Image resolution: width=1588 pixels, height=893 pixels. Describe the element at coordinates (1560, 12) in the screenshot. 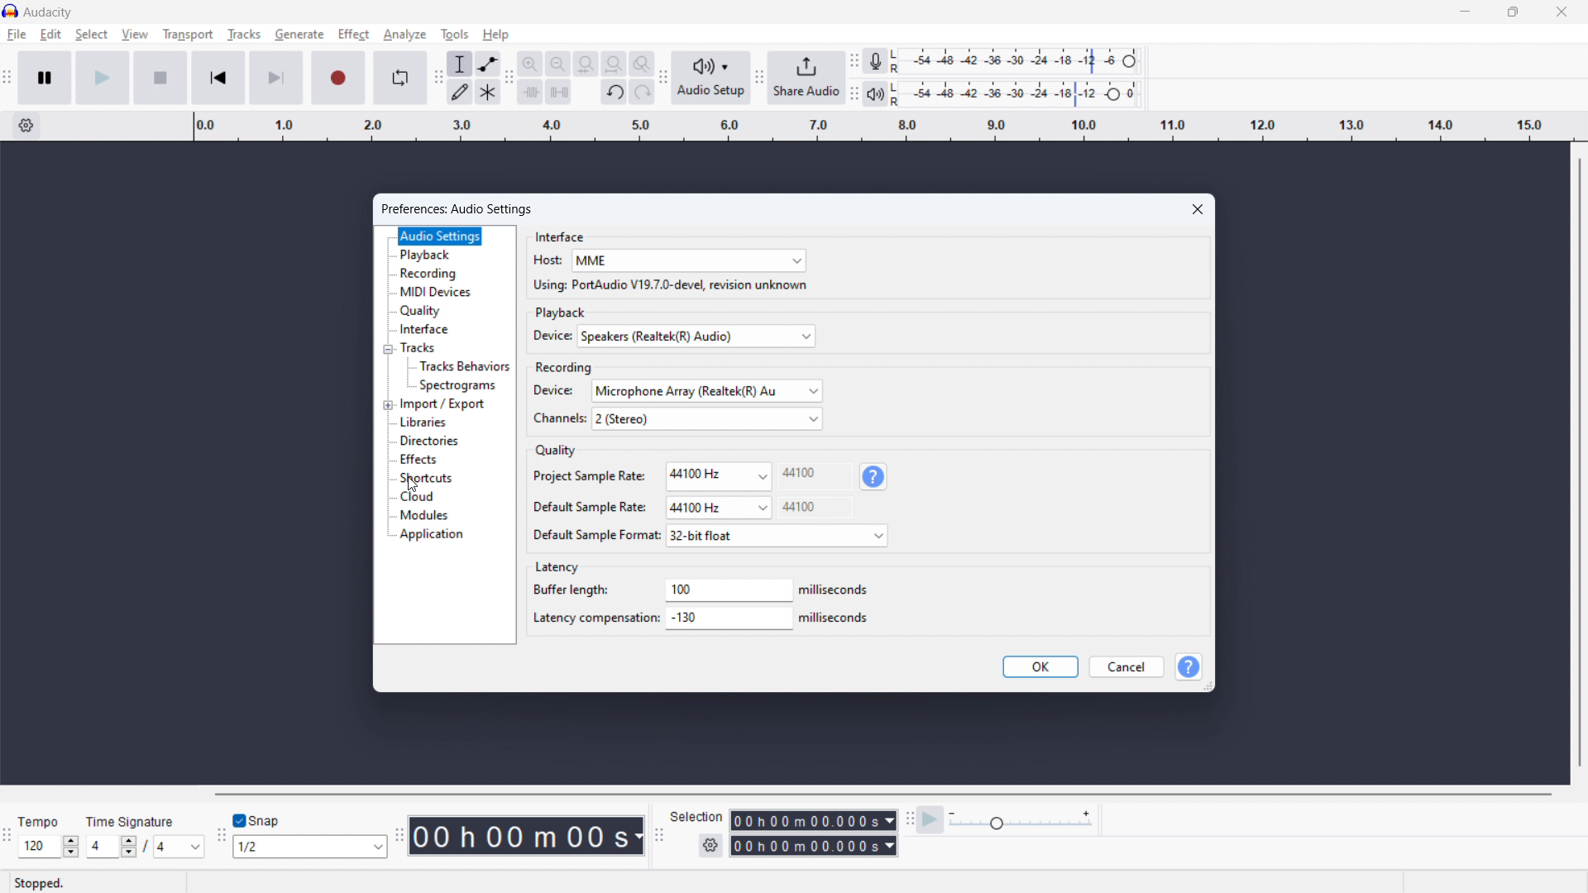

I see `close` at that location.